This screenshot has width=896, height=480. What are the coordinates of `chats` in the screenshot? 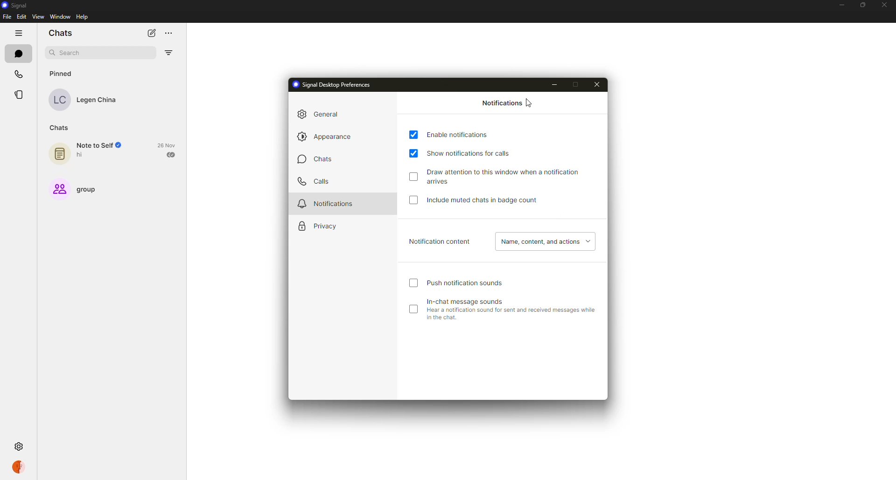 It's located at (18, 53).